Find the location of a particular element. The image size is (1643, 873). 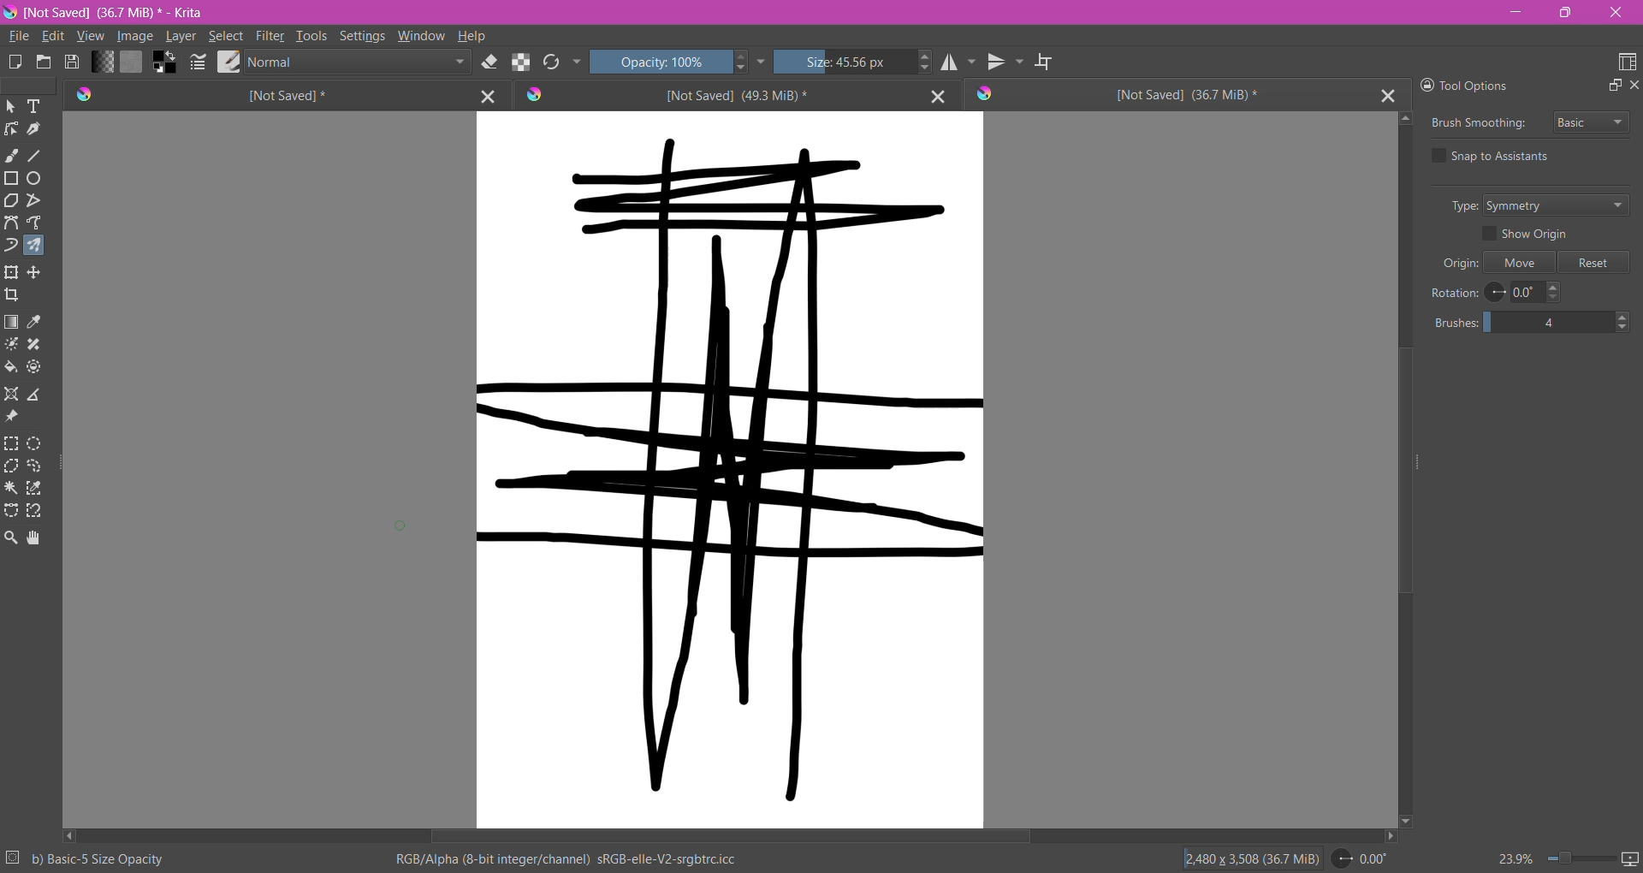

Sample a color from the image or current layer is located at coordinates (39, 322).